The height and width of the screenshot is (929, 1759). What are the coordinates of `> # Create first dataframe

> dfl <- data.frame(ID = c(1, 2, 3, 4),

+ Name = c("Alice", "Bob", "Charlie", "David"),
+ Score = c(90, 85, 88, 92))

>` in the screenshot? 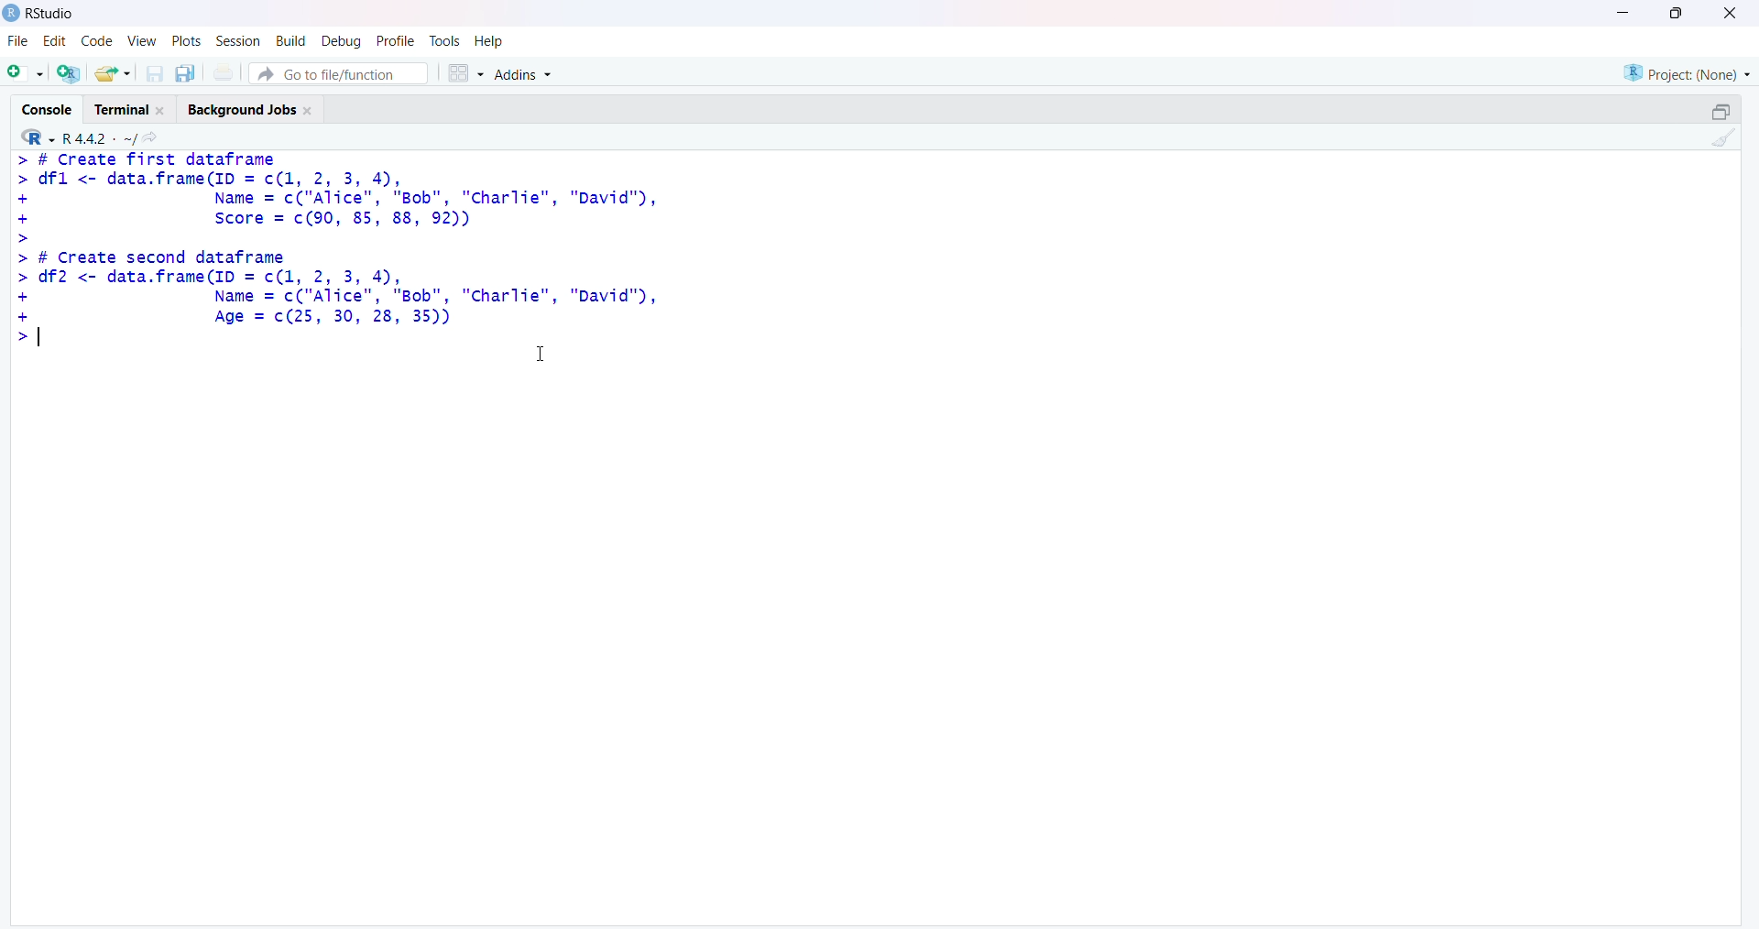 It's located at (337, 198).